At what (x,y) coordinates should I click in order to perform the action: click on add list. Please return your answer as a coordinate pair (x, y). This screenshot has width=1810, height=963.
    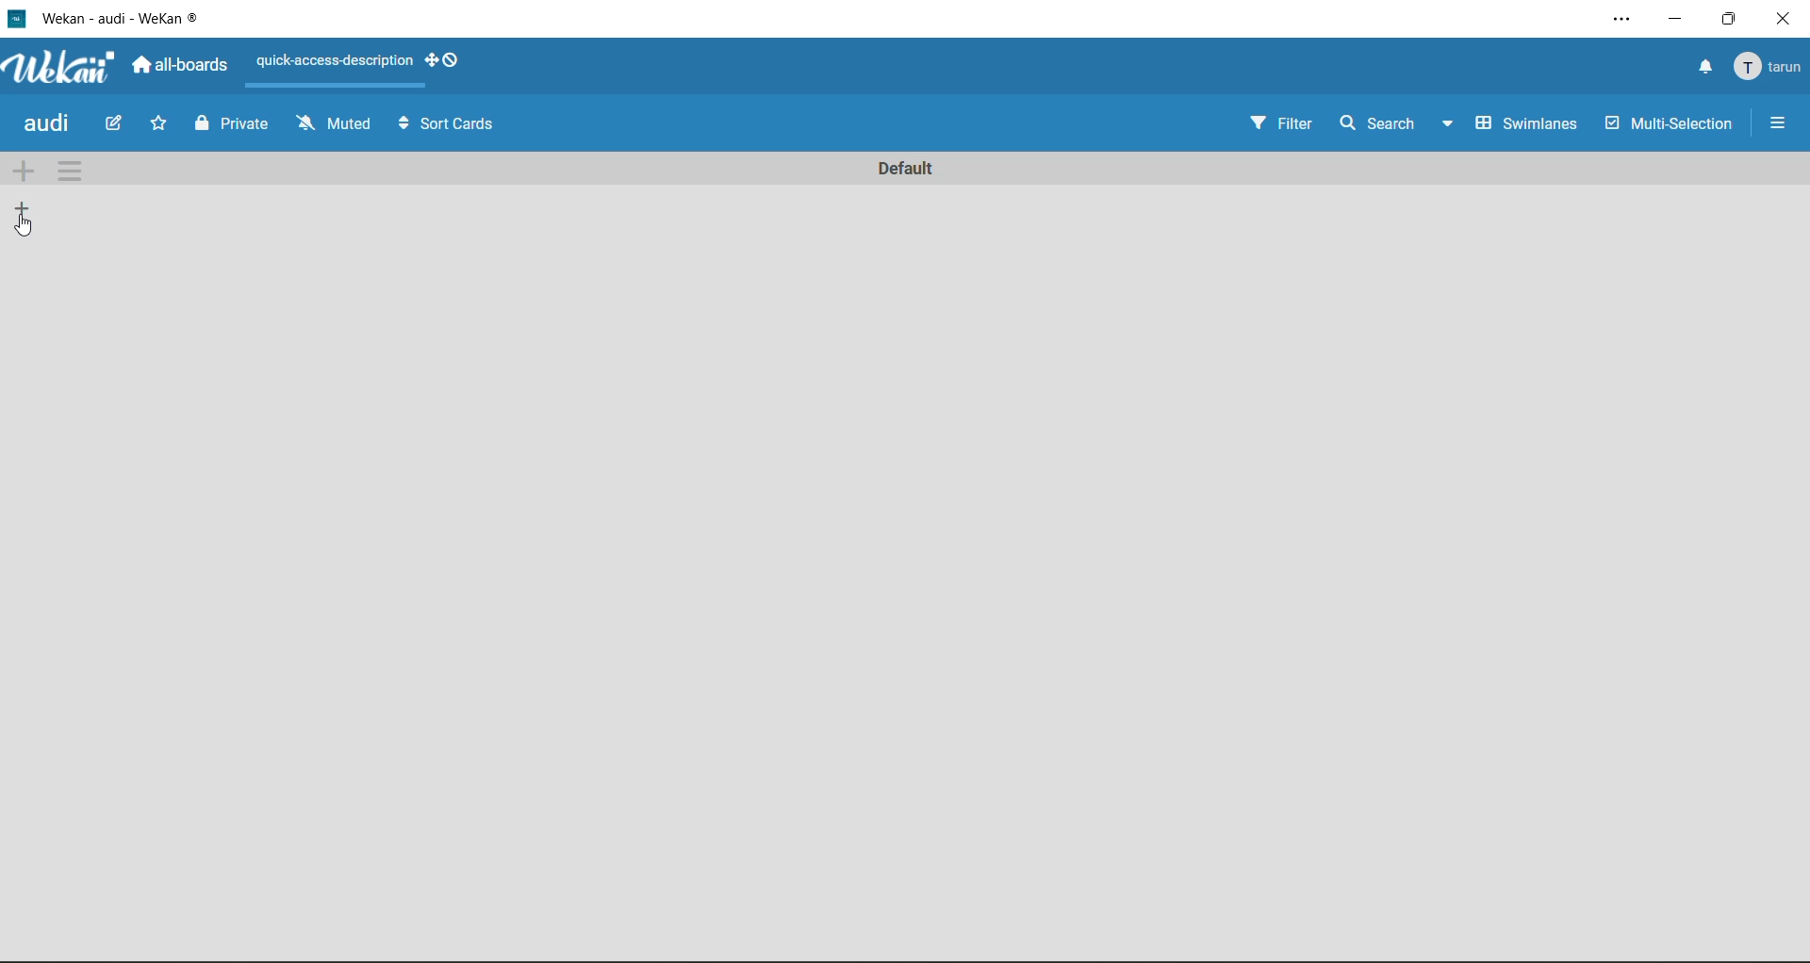
    Looking at the image, I should click on (19, 208).